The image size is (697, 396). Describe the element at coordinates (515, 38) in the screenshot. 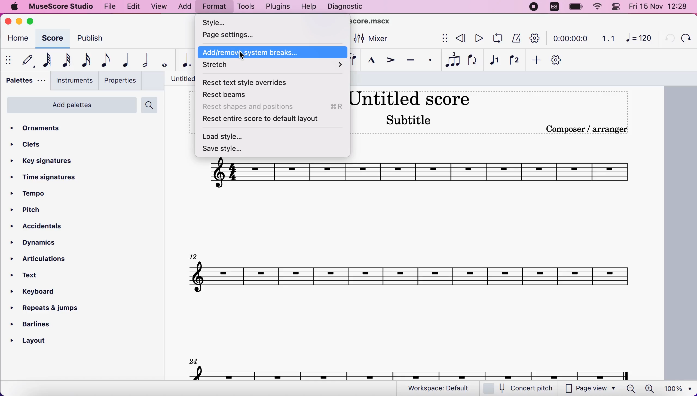

I see `metronome` at that location.